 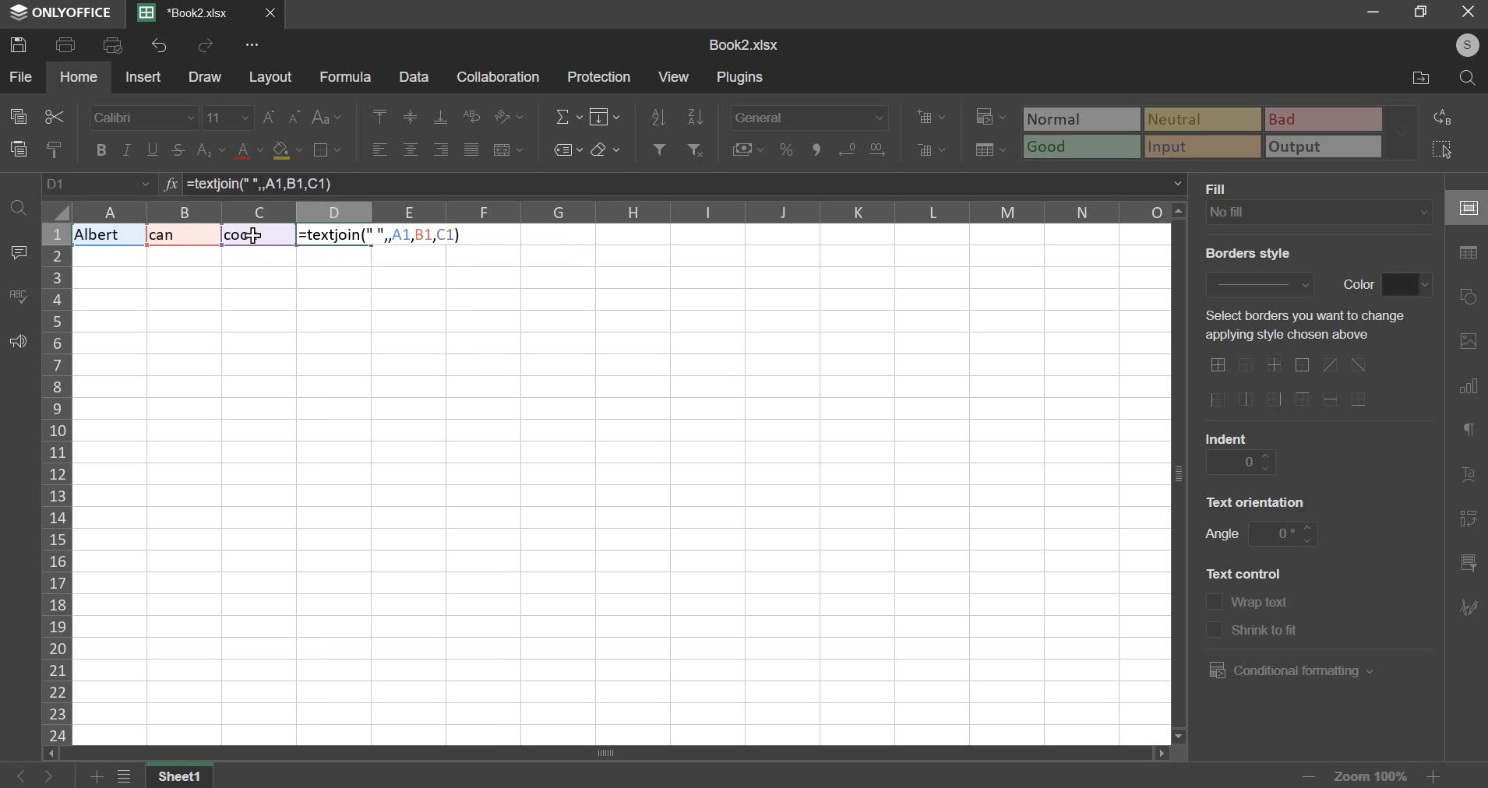 I want to click on undo, so click(x=159, y=45).